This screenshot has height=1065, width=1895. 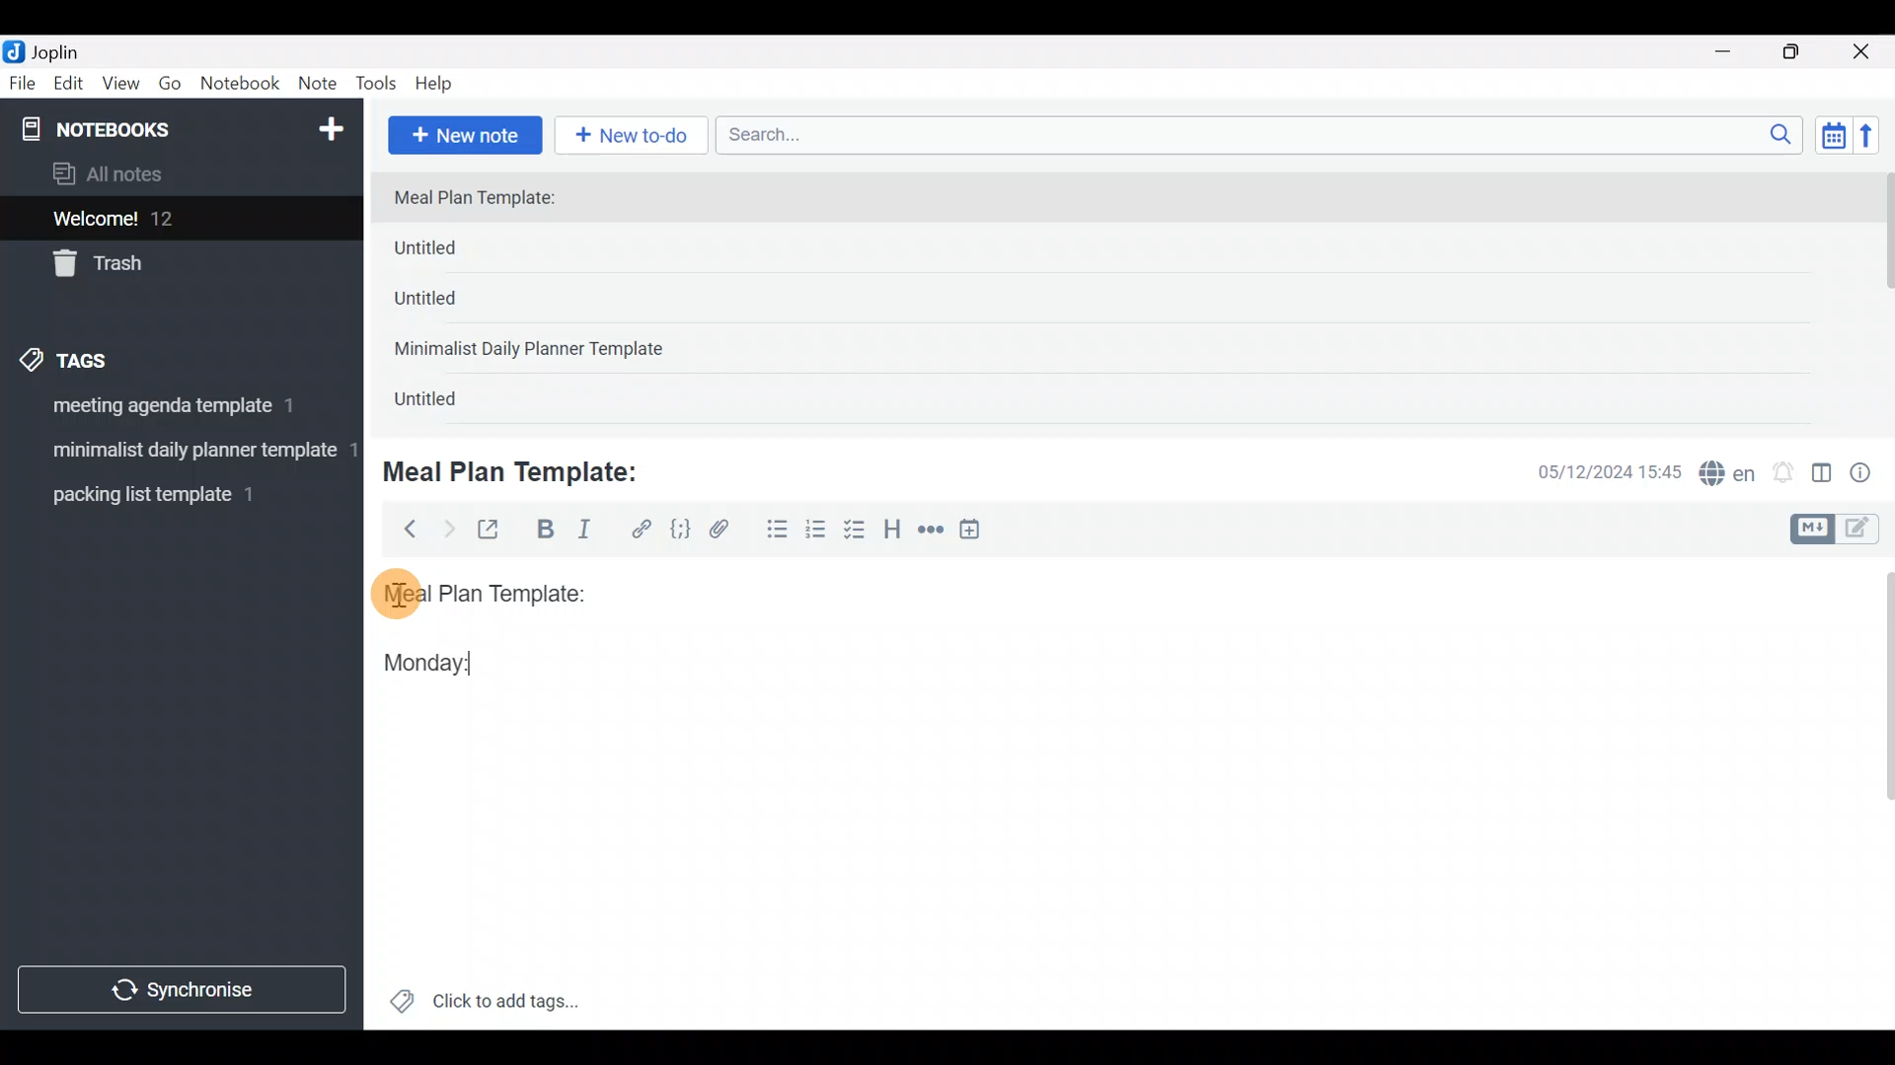 What do you see at coordinates (773, 531) in the screenshot?
I see `Bulleted list` at bounding box center [773, 531].